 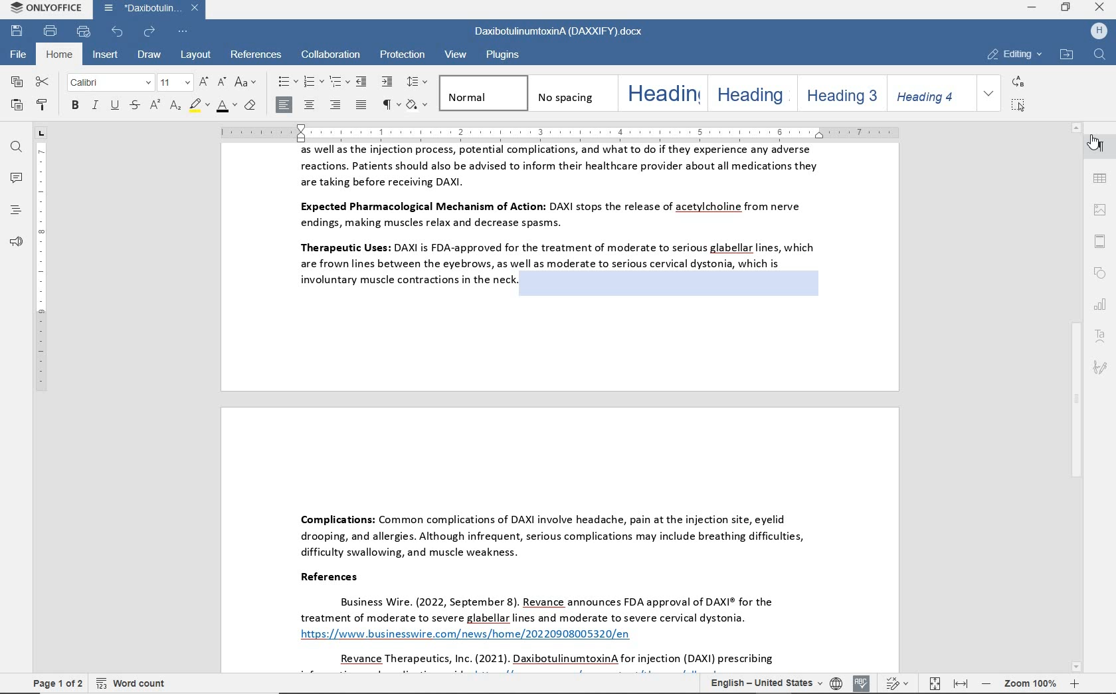 What do you see at coordinates (1101, 7) in the screenshot?
I see `close` at bounding box center [1101, 7].